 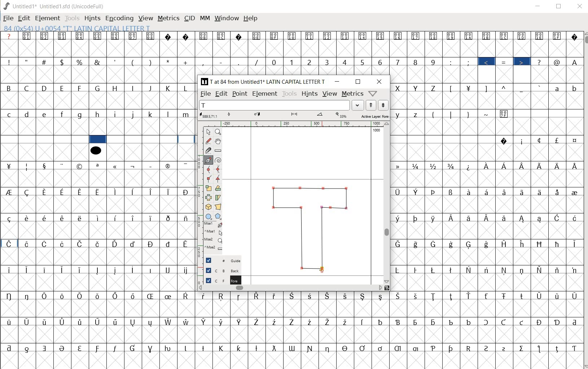 I want to click on >, so click(x=522, y=62).